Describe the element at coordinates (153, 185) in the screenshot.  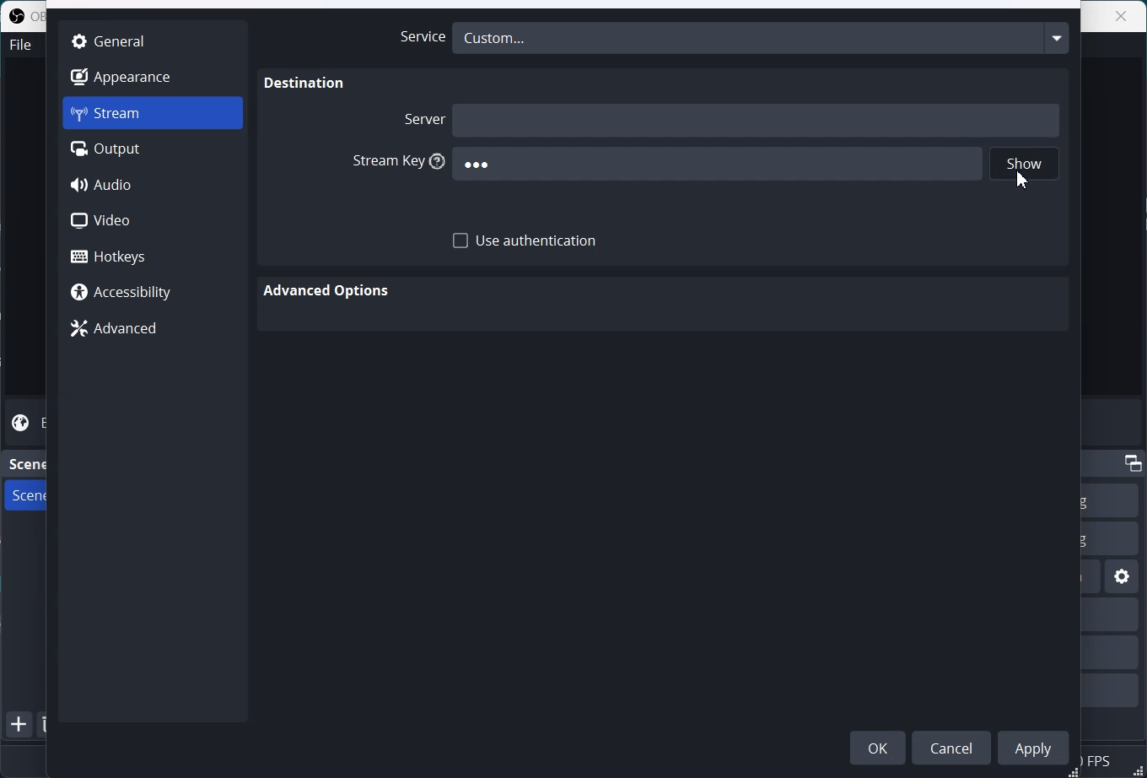
I see `Audio` at that location.